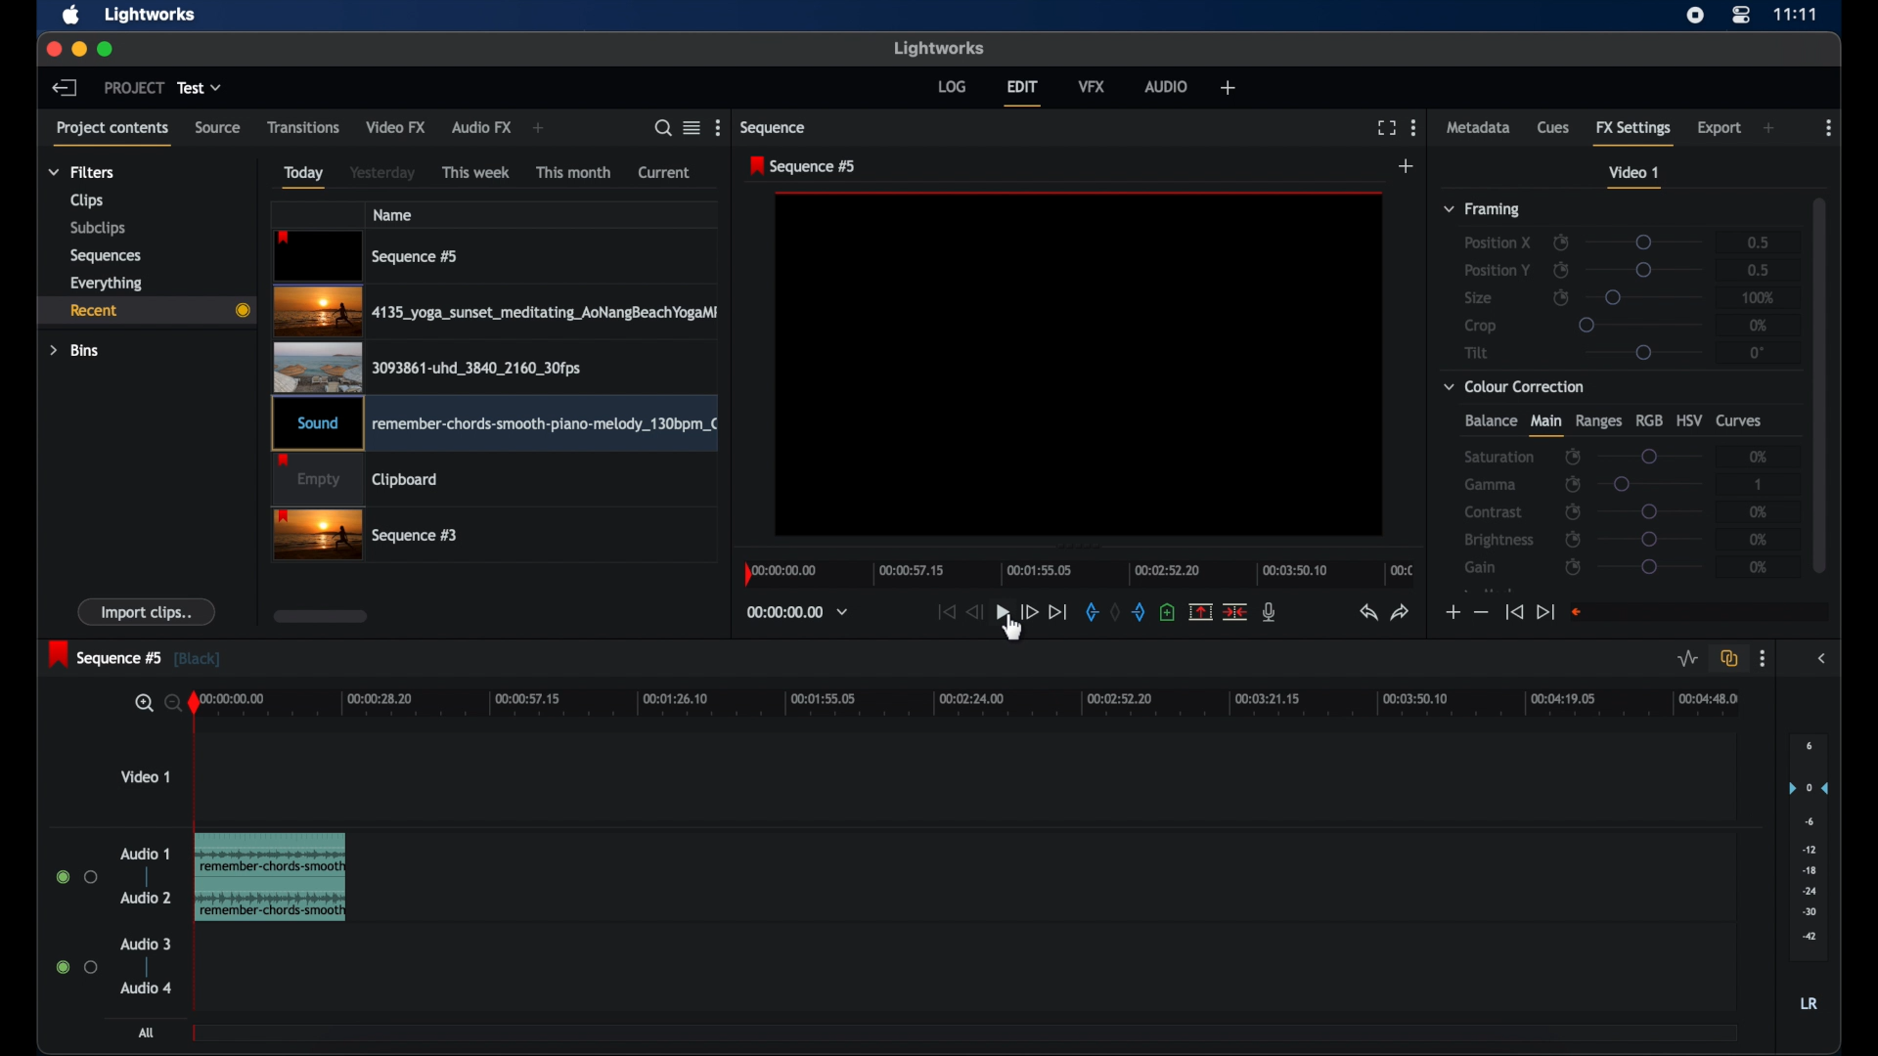  Describe the element at coordinates (1201, 610) in the screenshot. I see `remove marked section` at that location.